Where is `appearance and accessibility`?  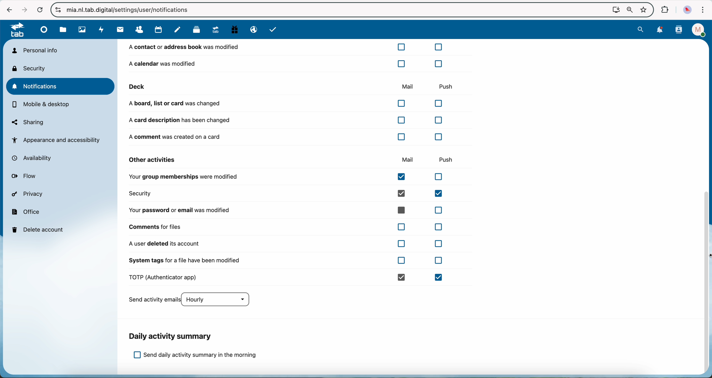 appearance and accessibility is located at coordinates (57, 140).